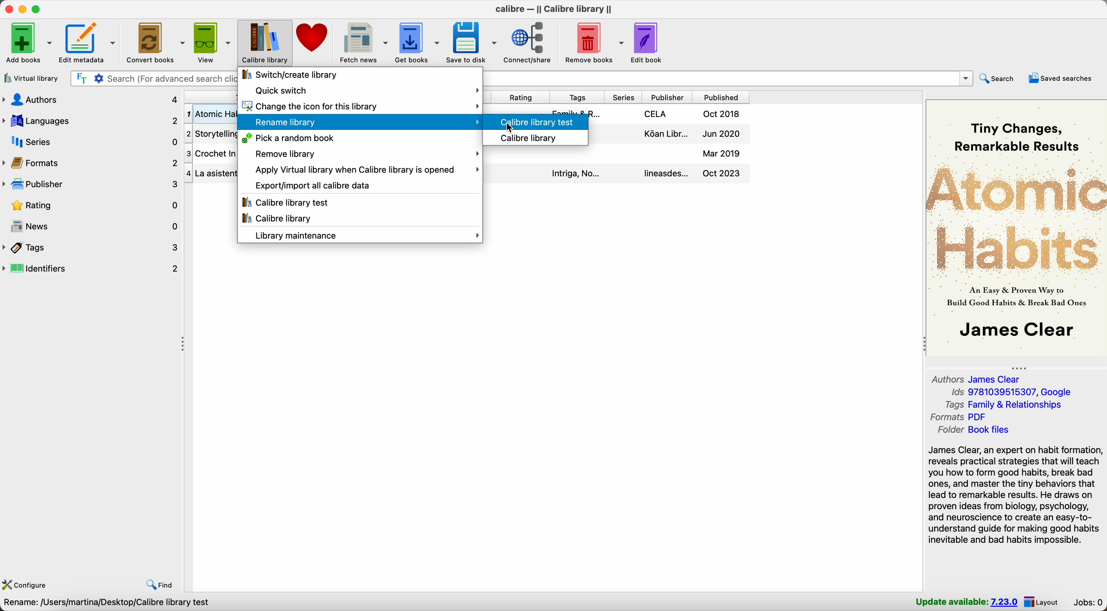  What do you see at coordinates (616, 155) in the screenshot?
I see `Crochet In & Out details book` at bounding box center [616, 155].